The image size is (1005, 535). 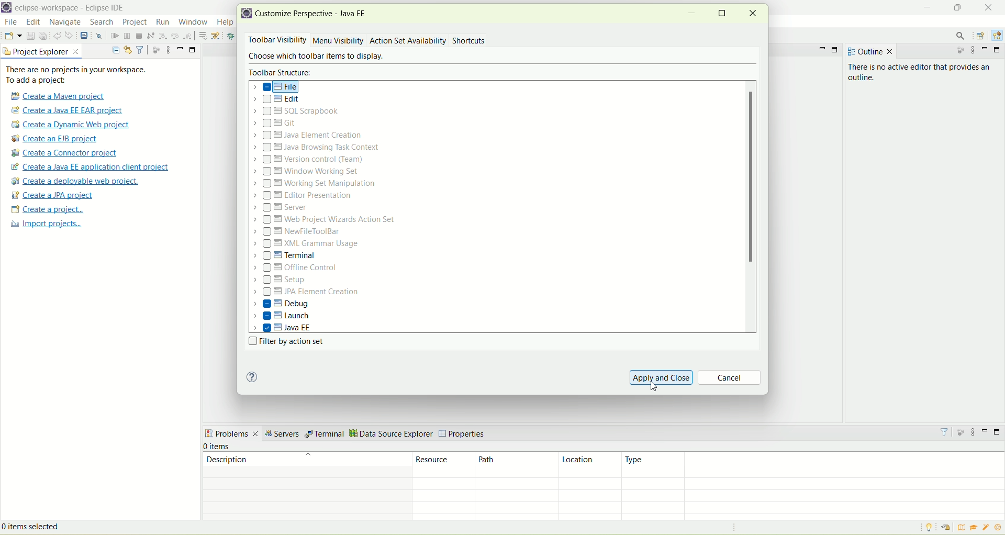 What do you see at coordinates (999, 50) in the screenshot?
I see `maximize` at bounding box center [999, 50].